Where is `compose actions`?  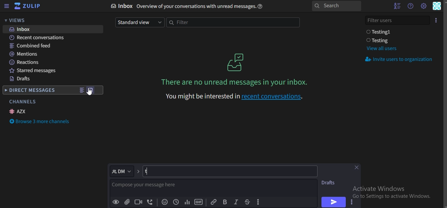 compose actions is located at coordinates (259, 202).